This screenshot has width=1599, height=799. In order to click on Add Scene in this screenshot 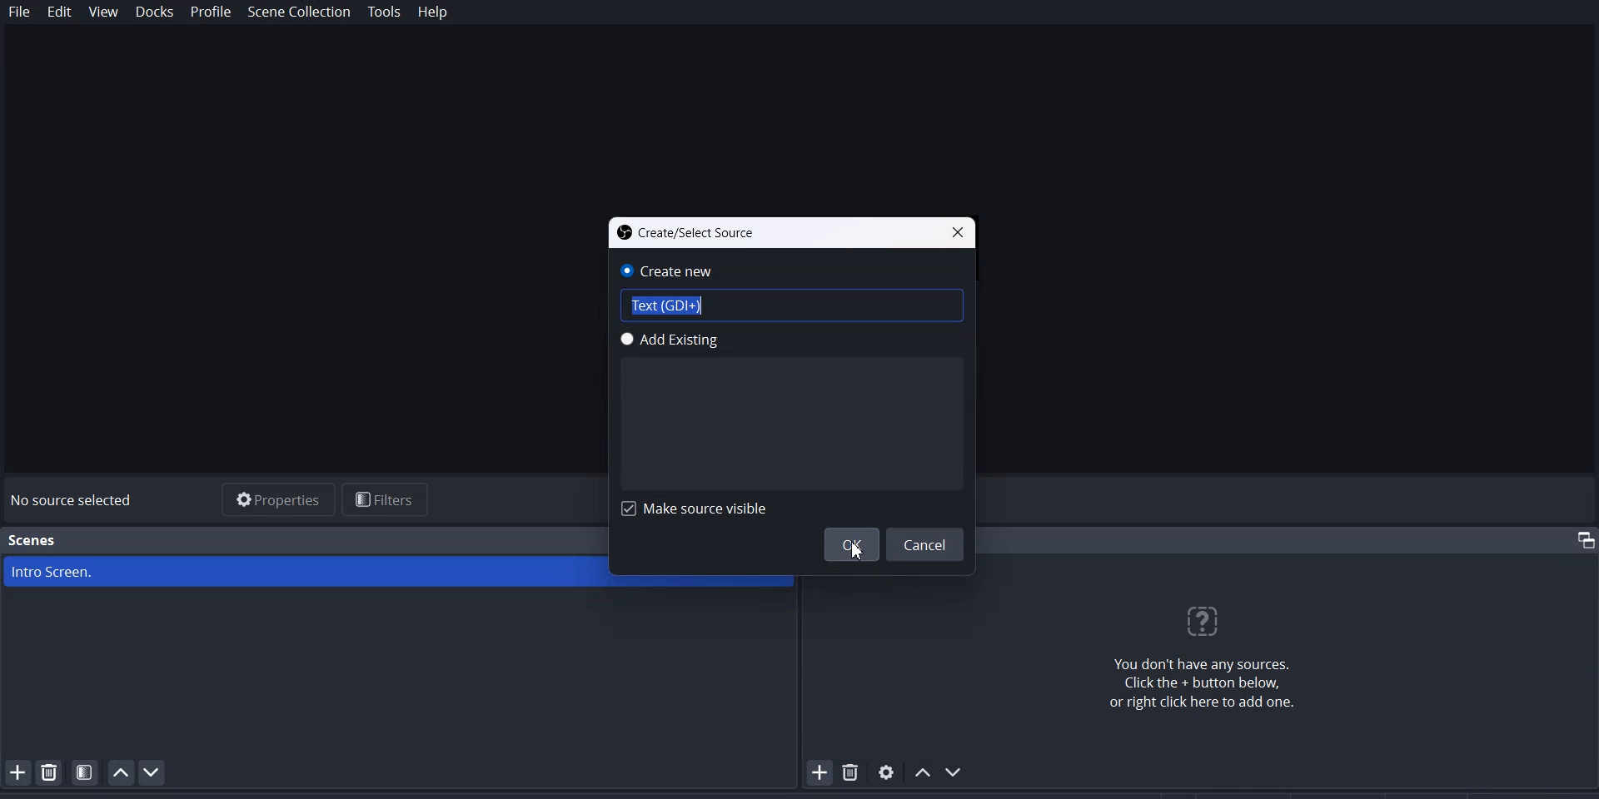, I will do `click(15, 772)`.